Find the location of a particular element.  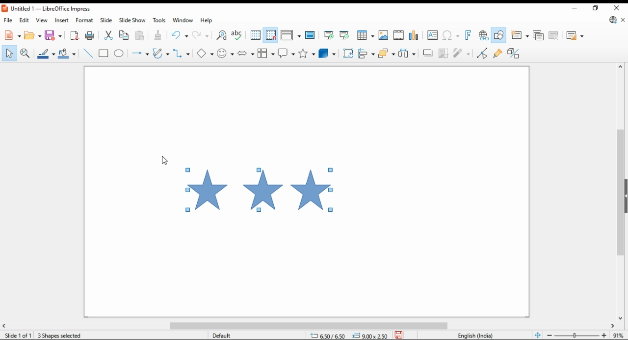

block arrows is located at coordinates (245, 53).